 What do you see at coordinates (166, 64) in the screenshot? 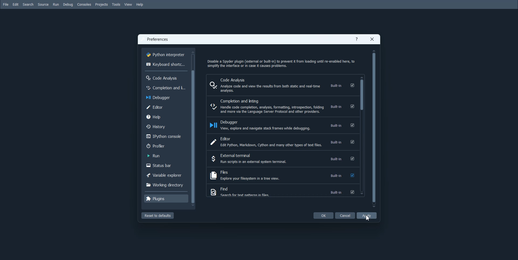
I see `Keyboard shortcuts` at bounding box center [166, 64].